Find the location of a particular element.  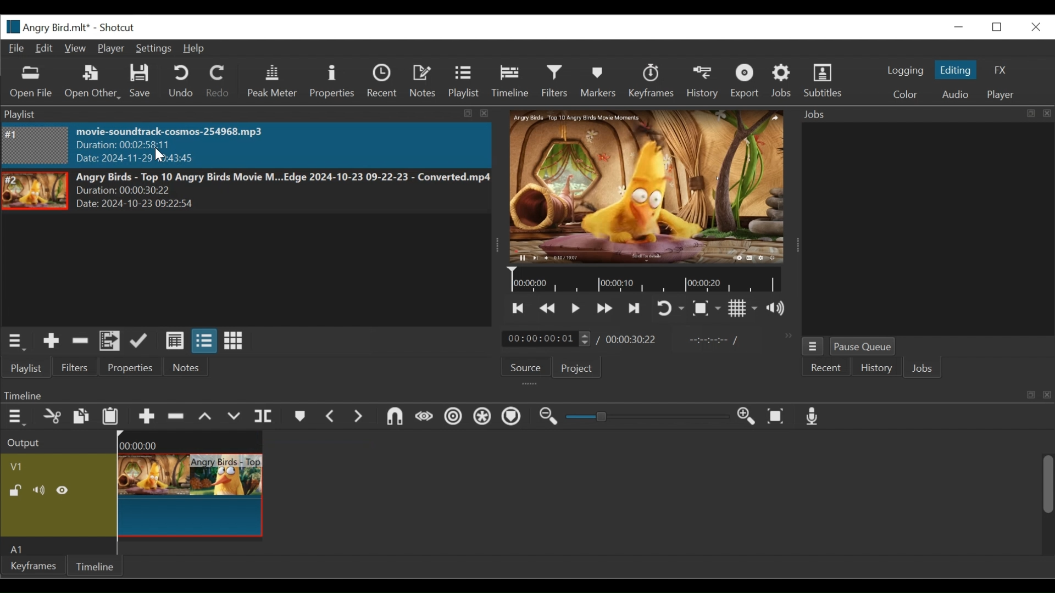

Hide is located at coordinates (64, 491).